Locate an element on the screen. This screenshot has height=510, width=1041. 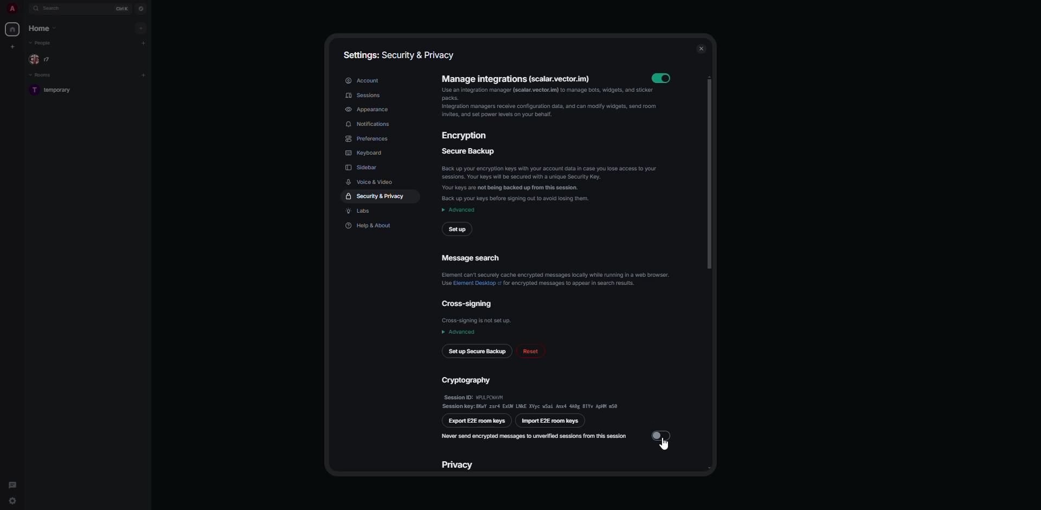
setup is located at coordinates (459, 229).